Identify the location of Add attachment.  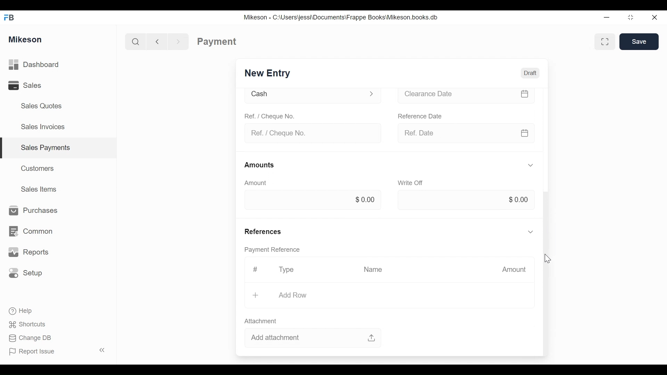
(315, 339).